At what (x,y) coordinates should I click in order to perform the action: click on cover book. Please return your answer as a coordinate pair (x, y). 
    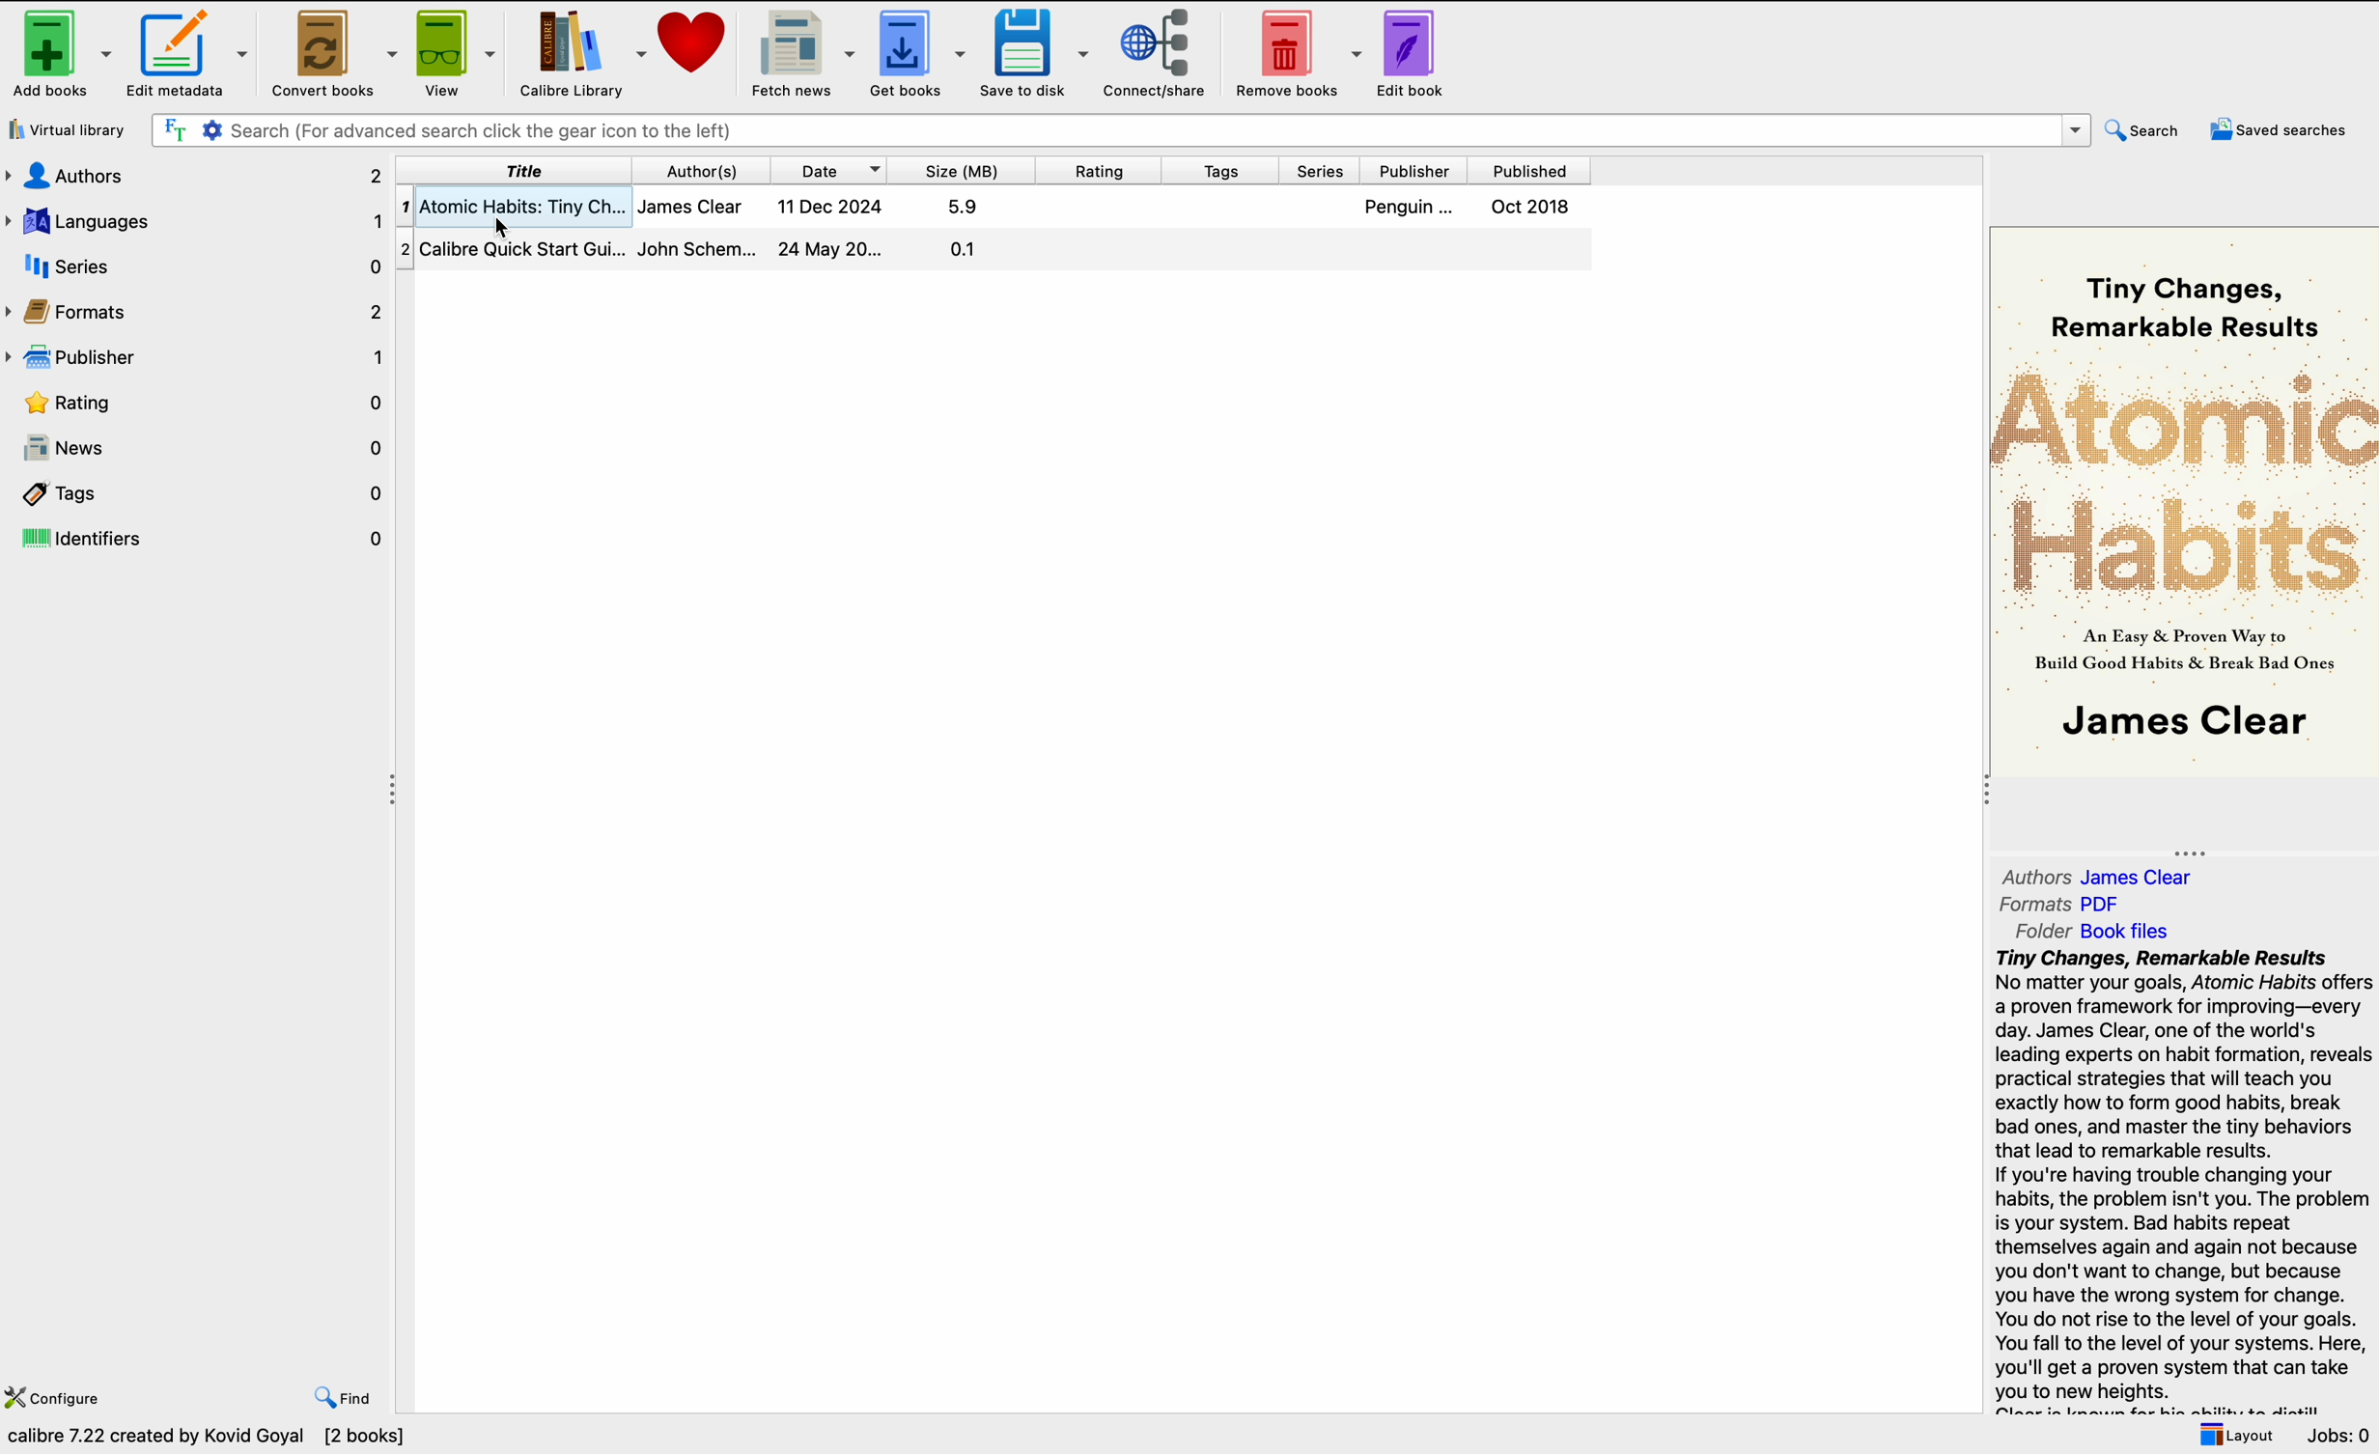
    Looking at the image, I should click on (2183, 498).